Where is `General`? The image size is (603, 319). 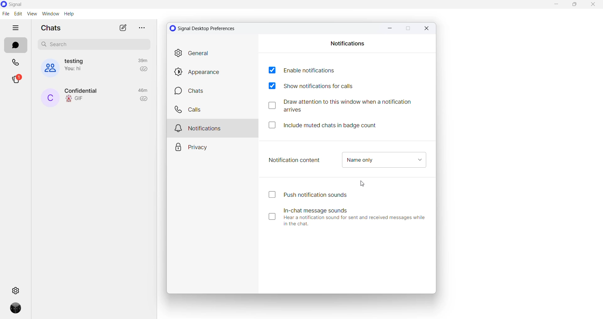 General is located at coordinates (214, 55).